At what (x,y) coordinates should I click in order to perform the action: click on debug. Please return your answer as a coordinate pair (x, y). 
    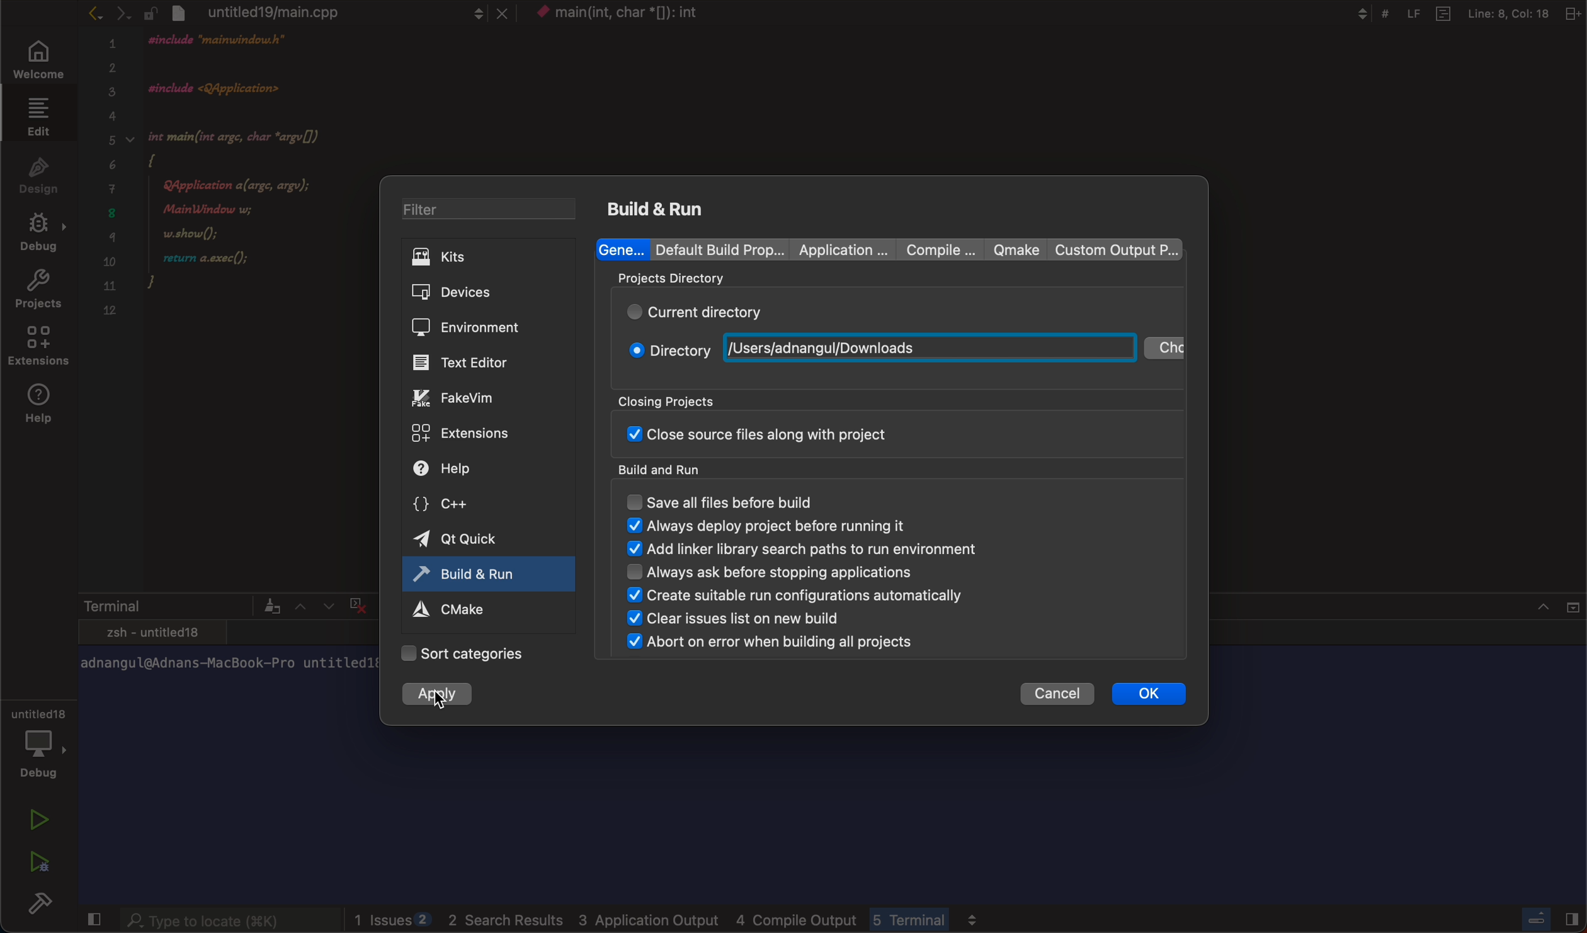
    Looking at the image, I should click on (43, 742).